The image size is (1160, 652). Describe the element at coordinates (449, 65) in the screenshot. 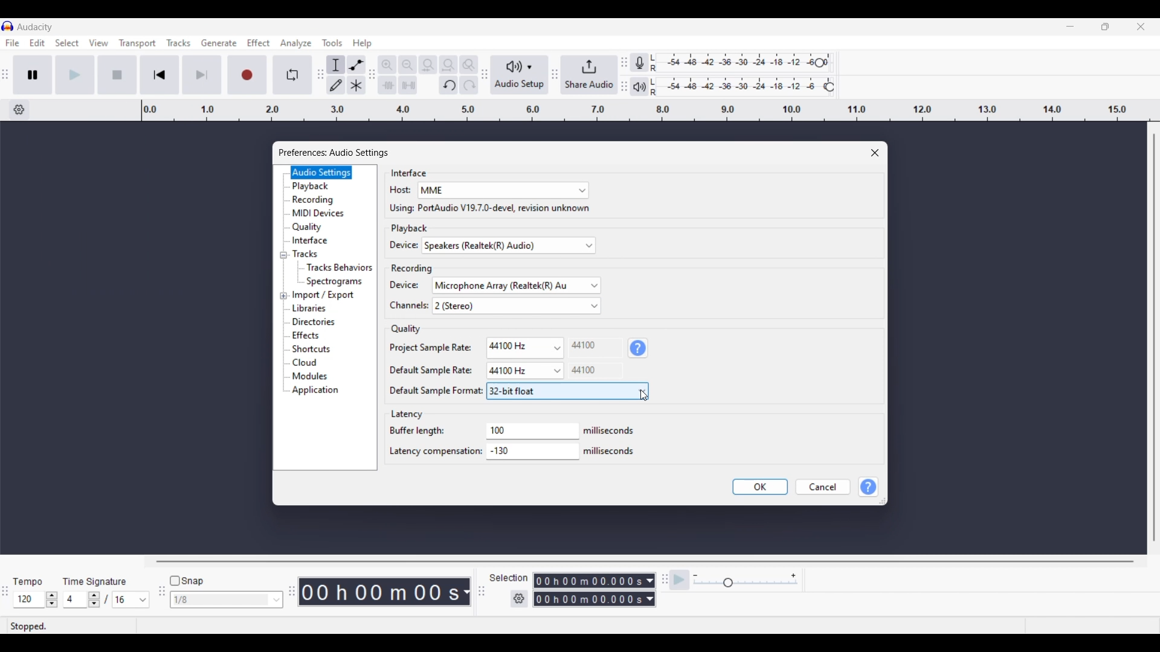

I see `Fit project to width` at that location.